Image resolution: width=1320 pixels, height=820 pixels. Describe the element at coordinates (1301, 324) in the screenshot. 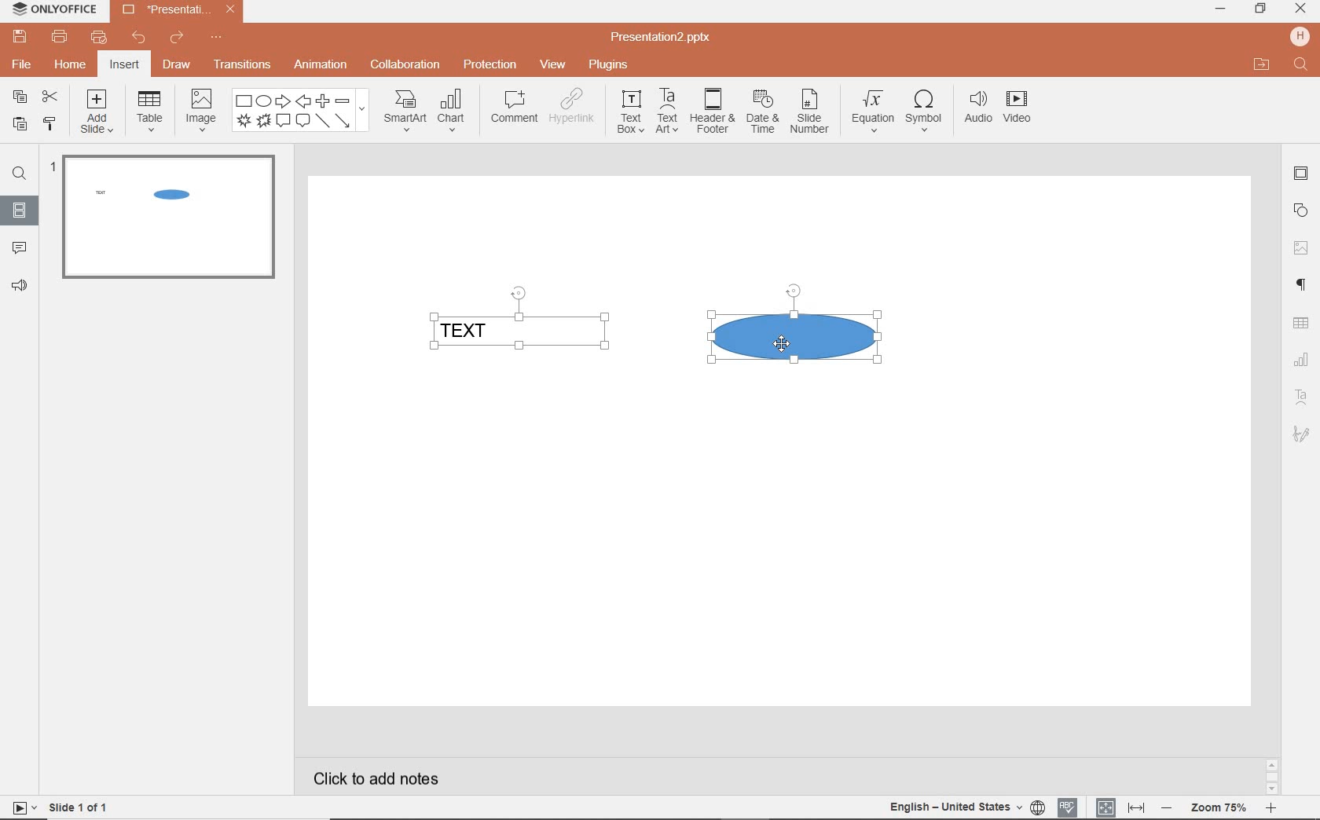

I see `TABLE SETTINGS` at that location.